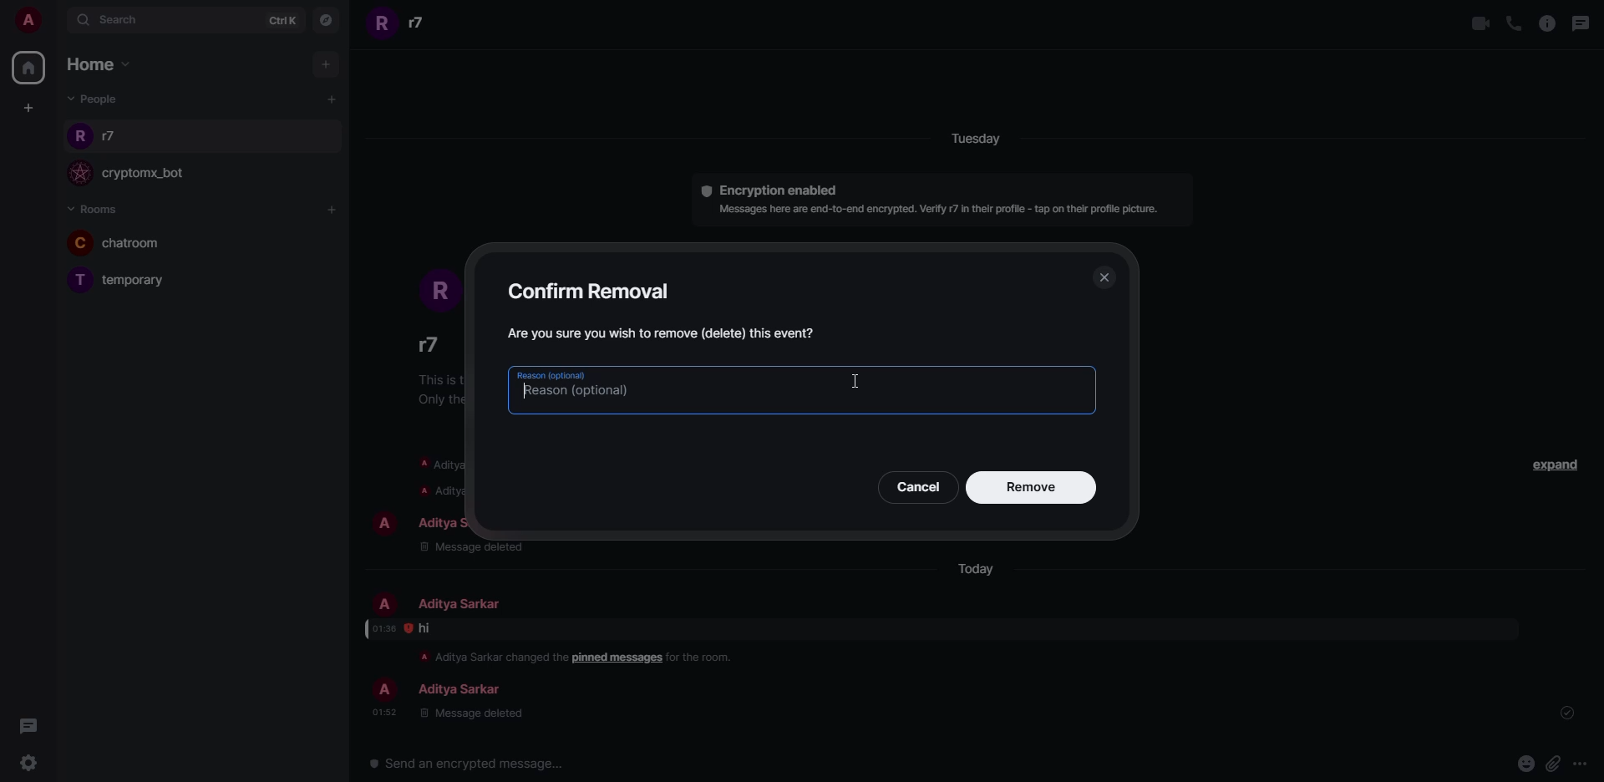 The width and height of the screenshot is (1604, 782). What do you see at coordinates (764, 189) in the screenshot?
I see `encryption enabled` at bounding box center [764, 189].